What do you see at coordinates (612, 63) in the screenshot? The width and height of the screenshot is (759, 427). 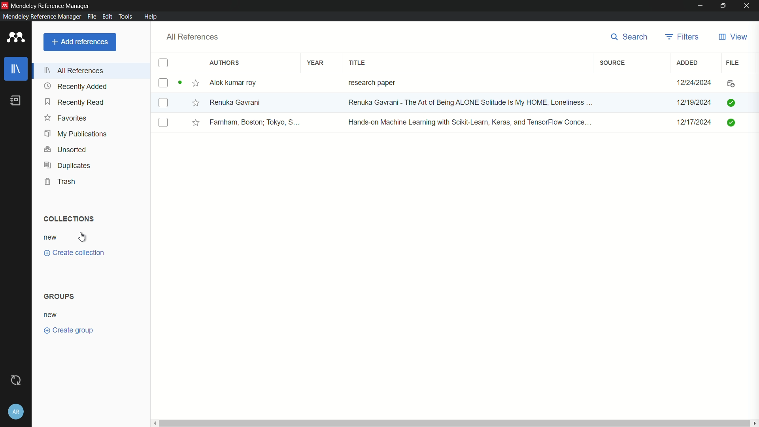 I see `source` at bounding box center [612, 63].